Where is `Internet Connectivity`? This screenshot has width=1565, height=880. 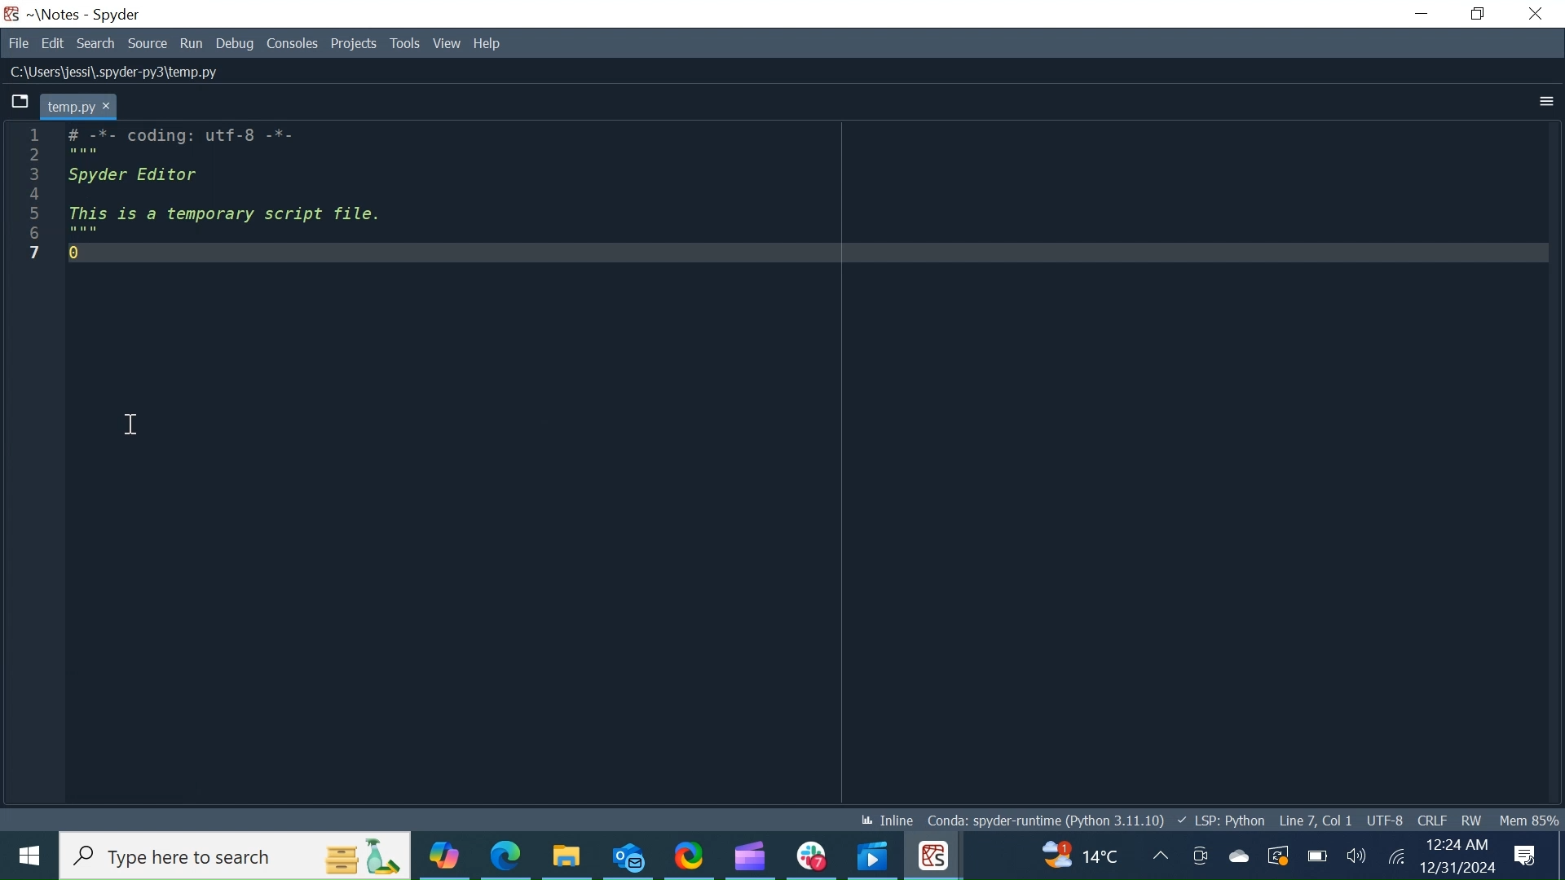
Internet Connectivity is located at coordinates (1395, 855).